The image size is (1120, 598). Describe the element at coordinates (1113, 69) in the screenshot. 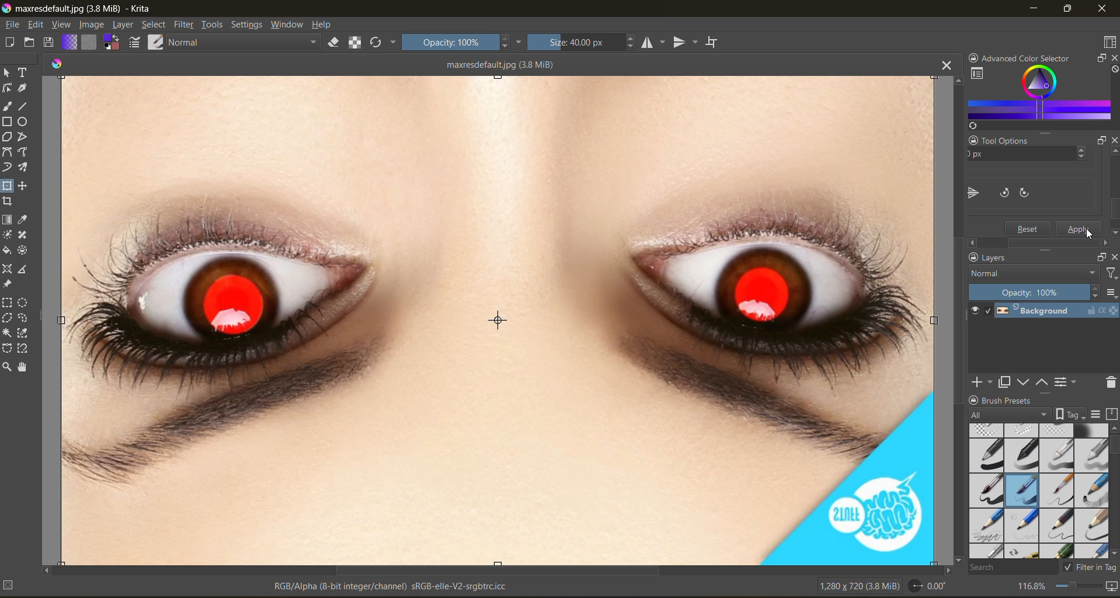

I see `clear all color search history` at that location.